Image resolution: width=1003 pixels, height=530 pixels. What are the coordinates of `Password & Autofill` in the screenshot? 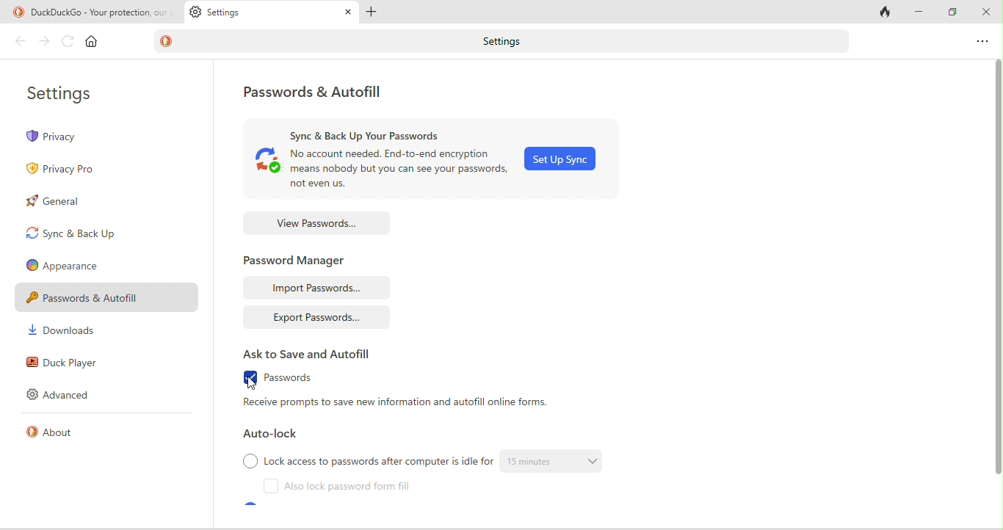 It's located at (106, 299).